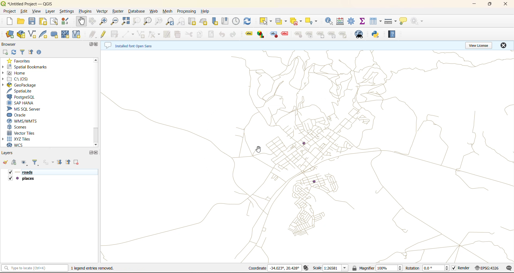 The width and height of the screenshot is (514, 273). What do you see at coordinates (167, 34) in the screenshot?
I see `modify` at bounding box center [167, 34].